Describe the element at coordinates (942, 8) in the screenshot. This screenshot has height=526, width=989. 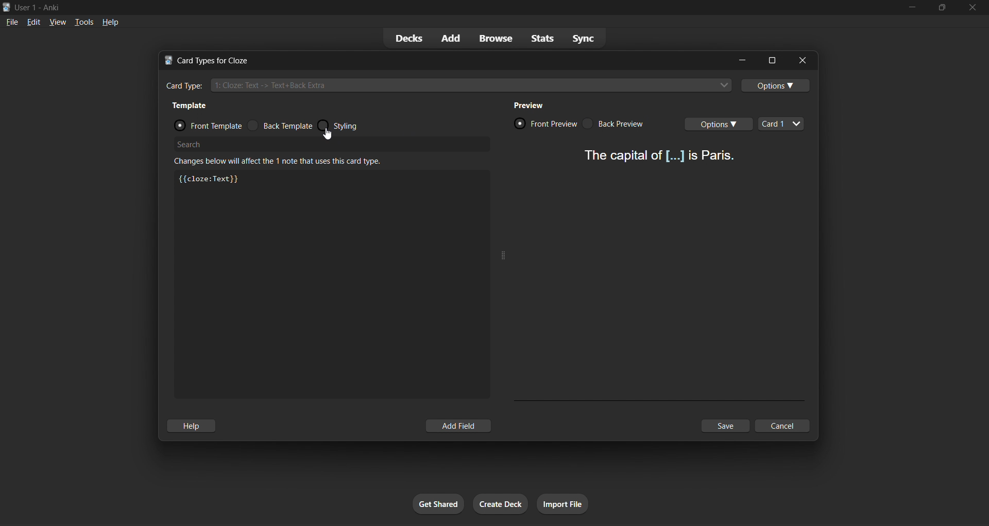
I see `maximize` at that location.